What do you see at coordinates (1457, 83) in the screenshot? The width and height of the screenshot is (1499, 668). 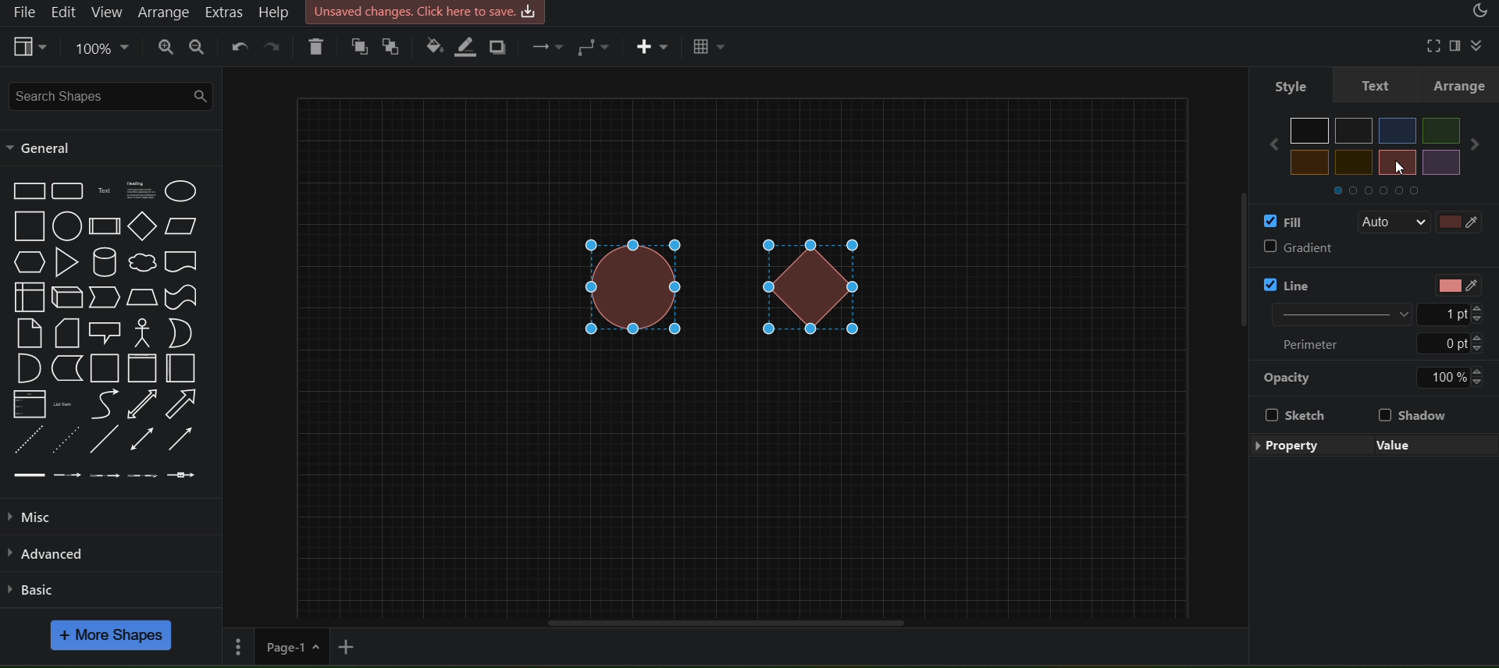 I see `arrange` at bounding box center [1457, 83].